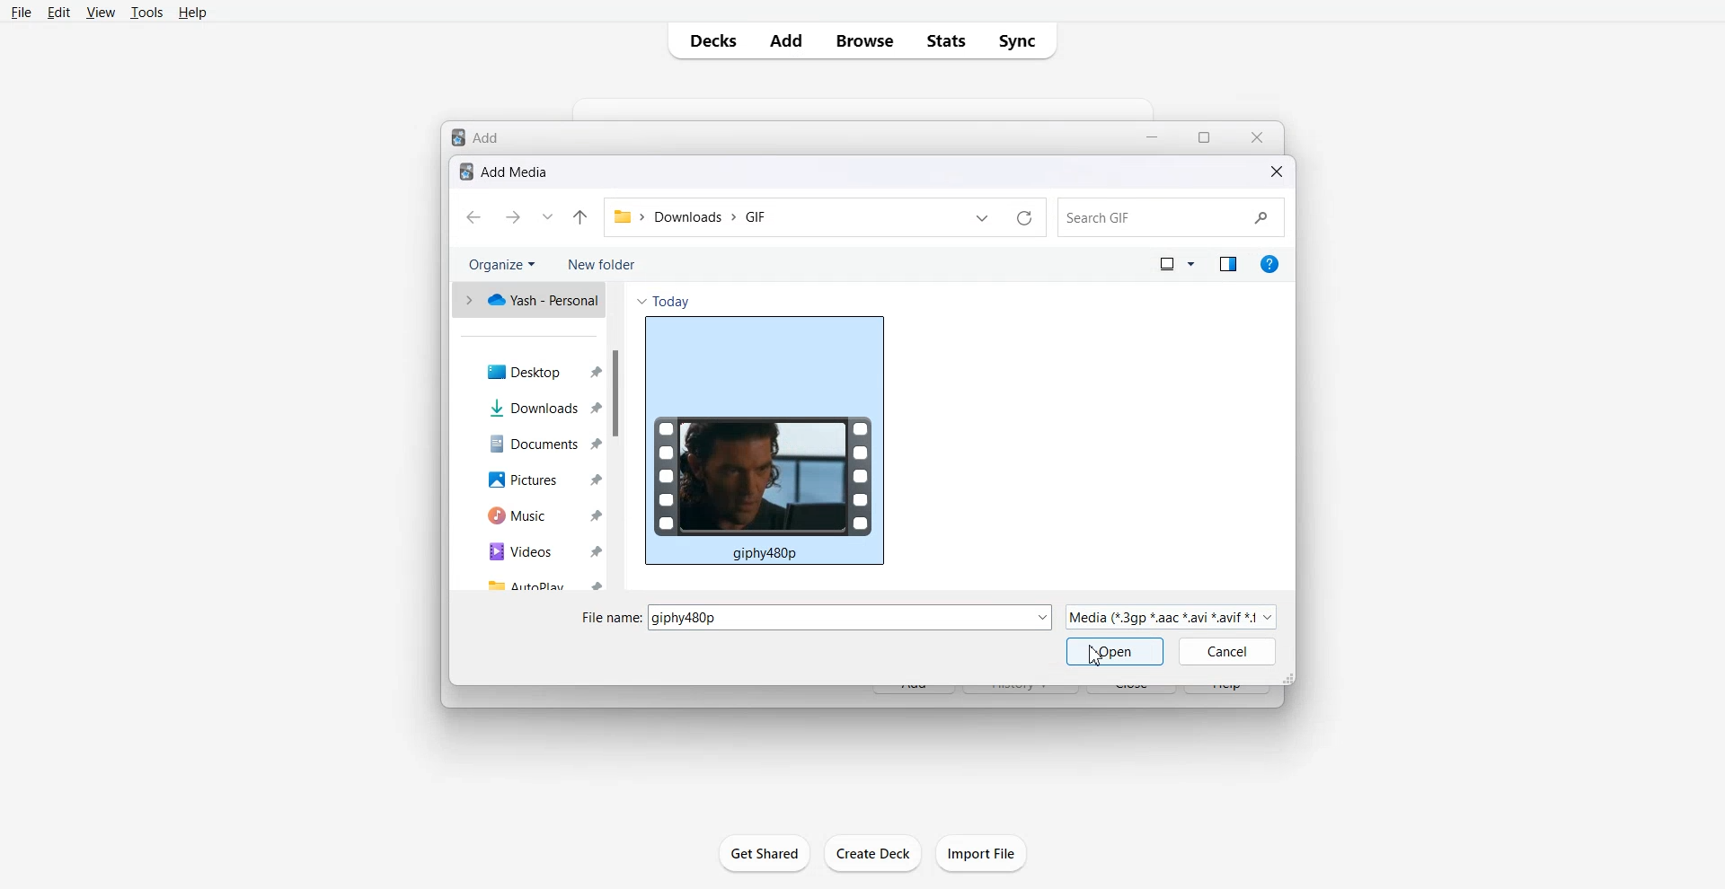  I want to click on Close, so click(1257, 137).